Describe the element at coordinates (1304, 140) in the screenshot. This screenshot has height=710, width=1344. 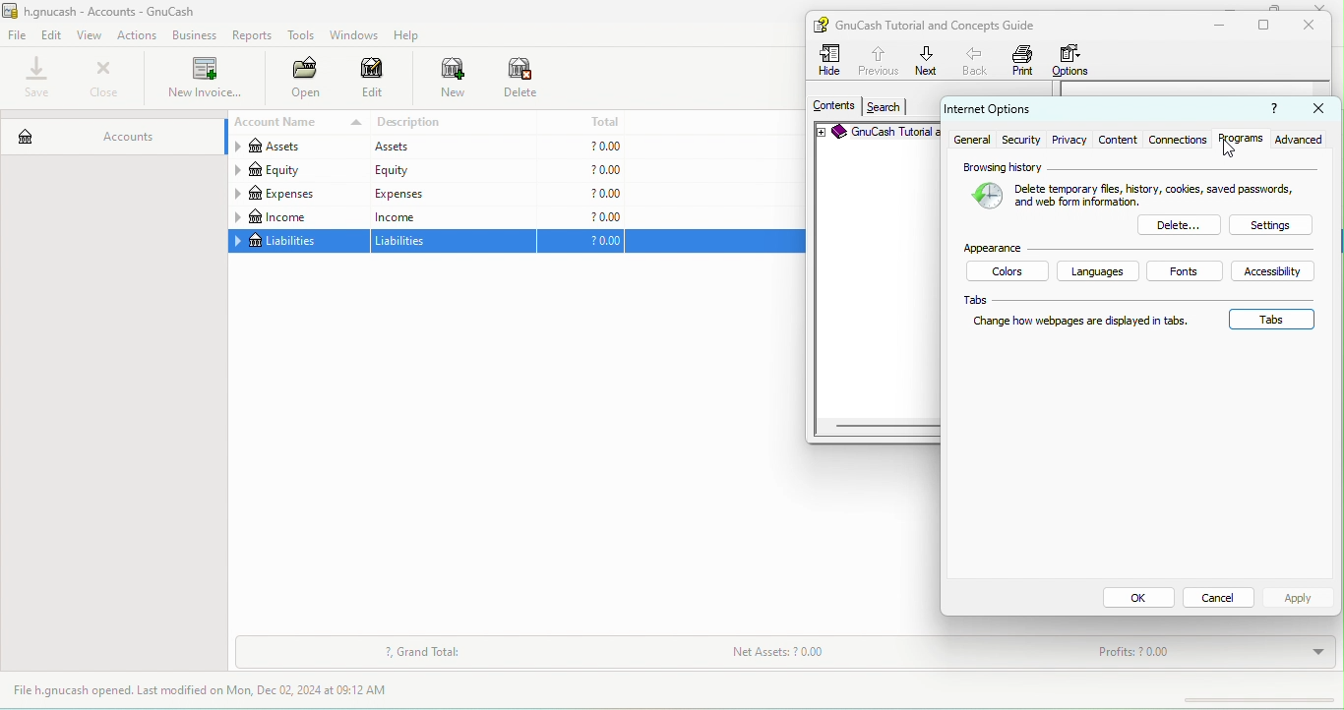
I see `advanced` at that location.